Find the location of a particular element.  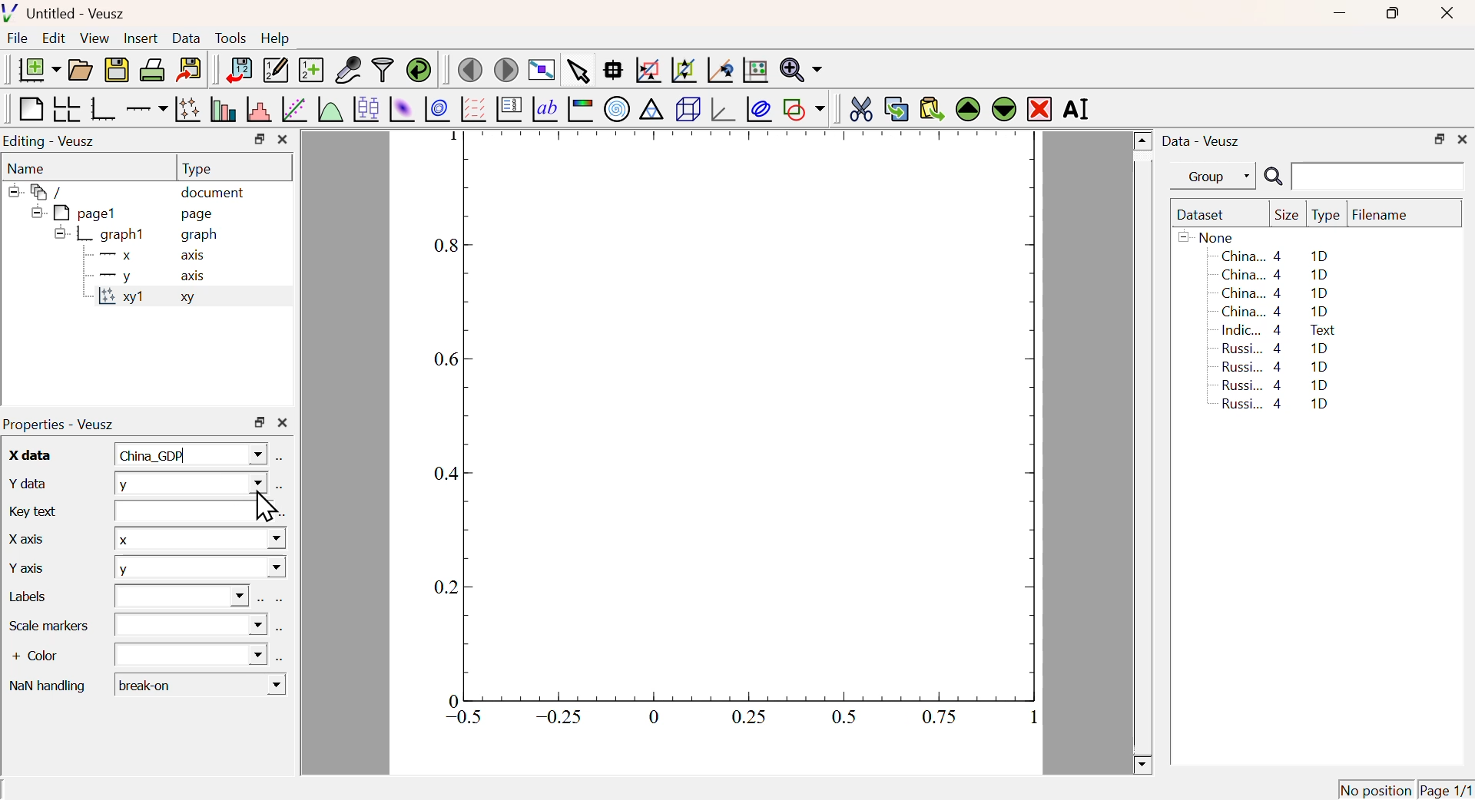

Plot points with lines and errorbars is located at coordinates (189, 109).